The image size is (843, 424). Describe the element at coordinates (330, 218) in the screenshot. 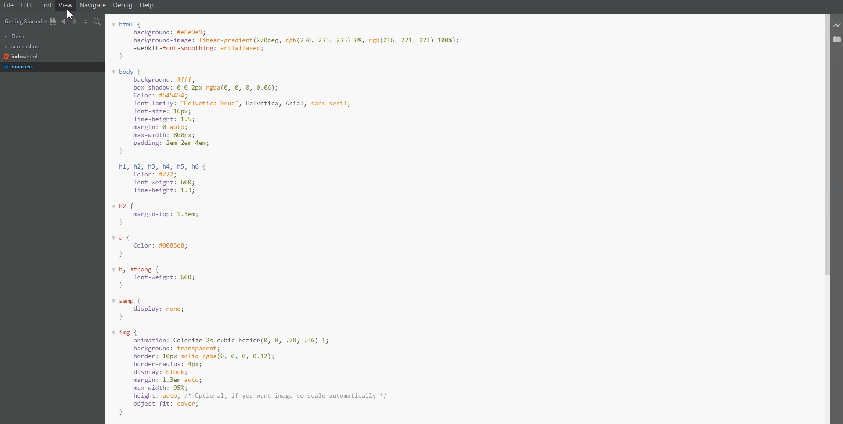

I see `html {
background: #e6e9e9;
background-image: linear-gradient(270deg, rgb(230, 233, 233) 0%, rgb(216, 221, 221) 166%);
-webkit-font-smoothing: antialiased;
}
body {
background: #££F;
box-shadow: © @ 2px rgba(@, 0, 8, 0.06);
Color: #545454;
font-family: "Helvetica Neue", Helvetica, Arial, sans-serif;
font-size: 16px;
line-height: 1.5;
margin: 8 auto;
max-width: 808px;
padding: 2em 2em dem;
}
h1, h2, h3, ha, hs, h6 {
Color: #222;
font-weight: 600;
line-height: 1.3;
h2 {
margin-top: 1.3em;
}
raf
Color: #0083e8;
}
/ b, strong {
font-weight: 600;
}
samp {
display: none;
}
ing {
animation: Colorize 2s cubic-bezier(®, 0, .78, .36) 1;
background: transparent;
border: 10px solid rgba(e, 0, 8, 0.12);
border-radius: 4px;
display: block;
margin: 1.3em auto;
max-width: 95%;
height: auto; /* Optional, if you want image to scale automatically */
object-fit: cover;
}` at that location.